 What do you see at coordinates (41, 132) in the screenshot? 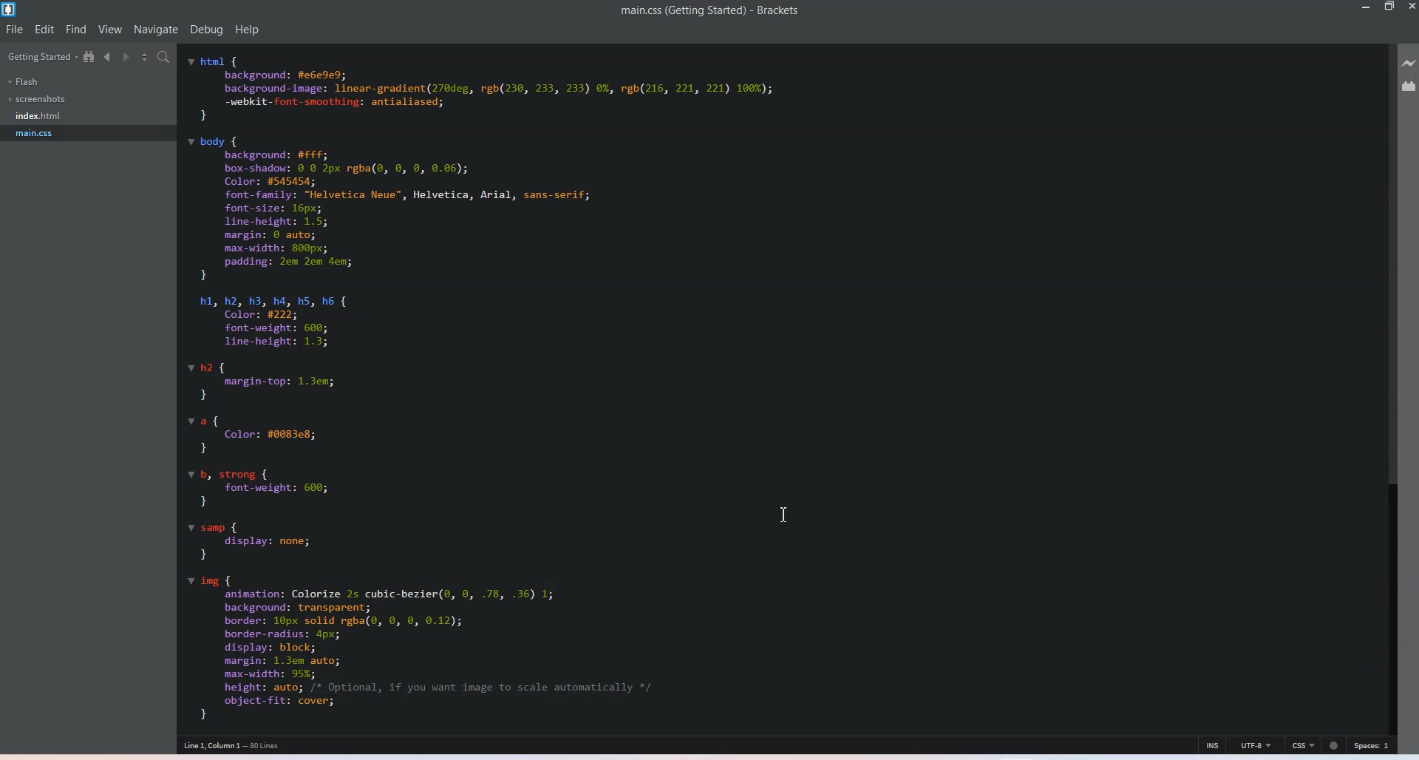
I see `main.css` at bounding box center [41, 132].